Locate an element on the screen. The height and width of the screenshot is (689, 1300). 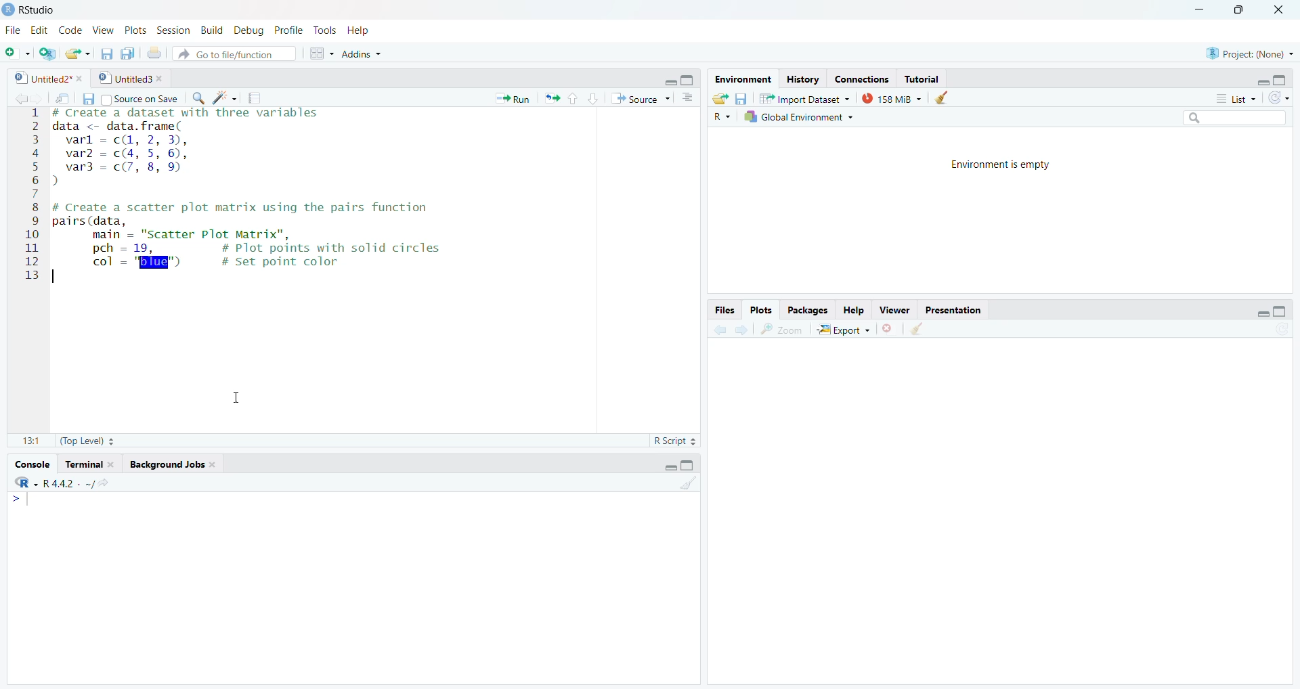
New file is located at coordinates (17, 51).